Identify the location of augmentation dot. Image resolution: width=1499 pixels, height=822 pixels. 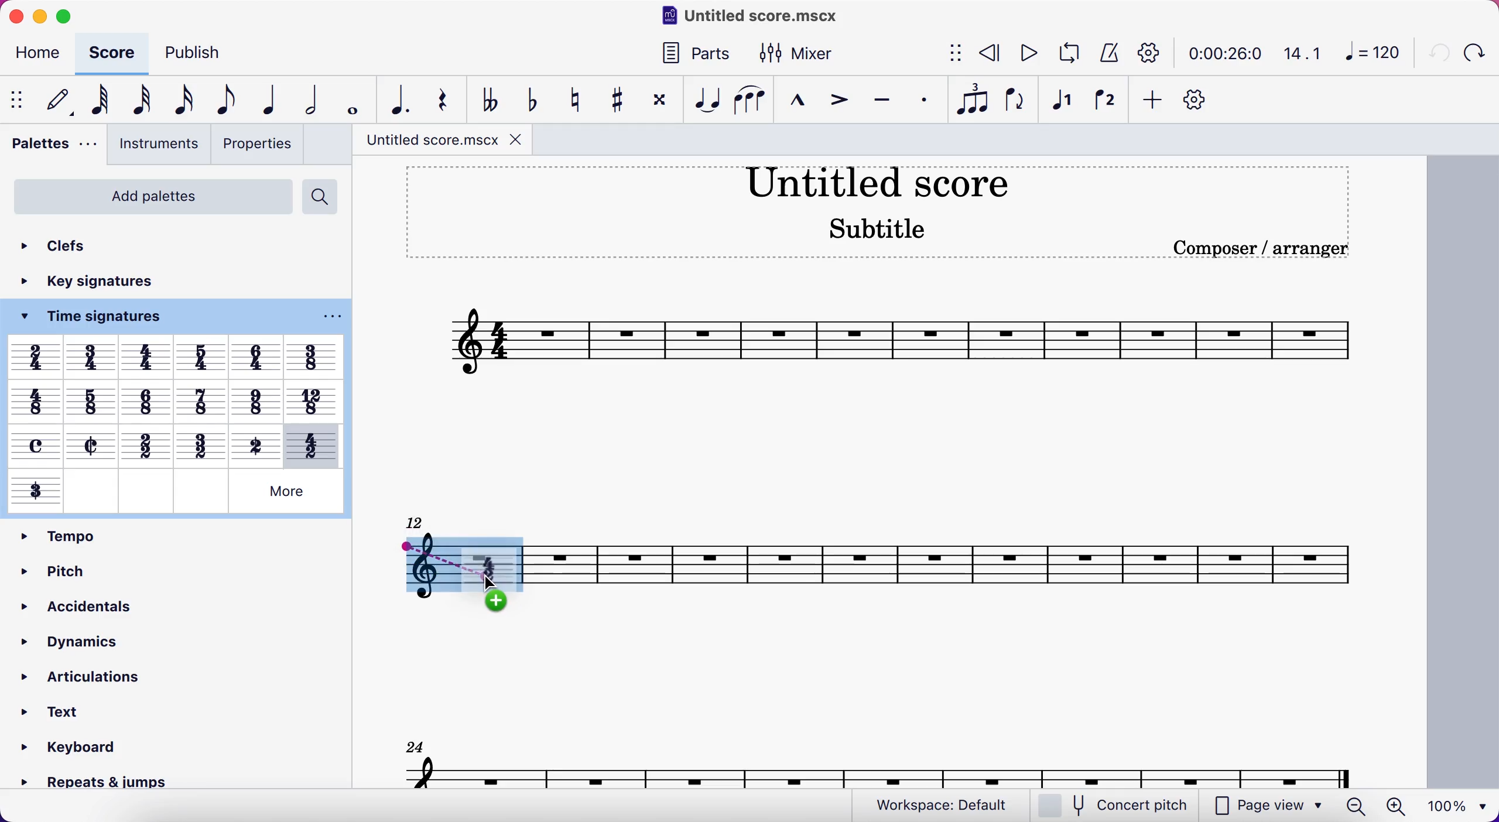
(398, 99).